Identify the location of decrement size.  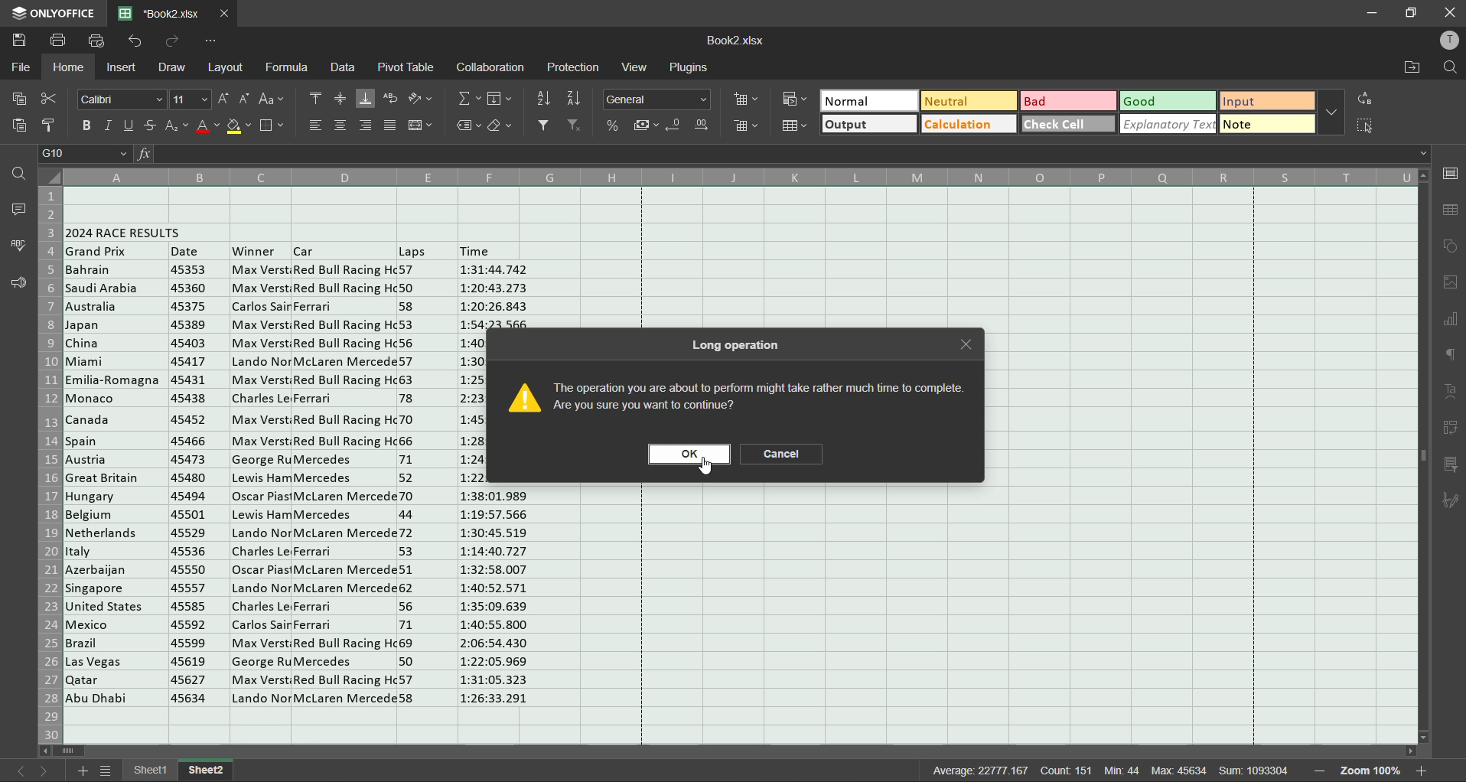
(245, 99).